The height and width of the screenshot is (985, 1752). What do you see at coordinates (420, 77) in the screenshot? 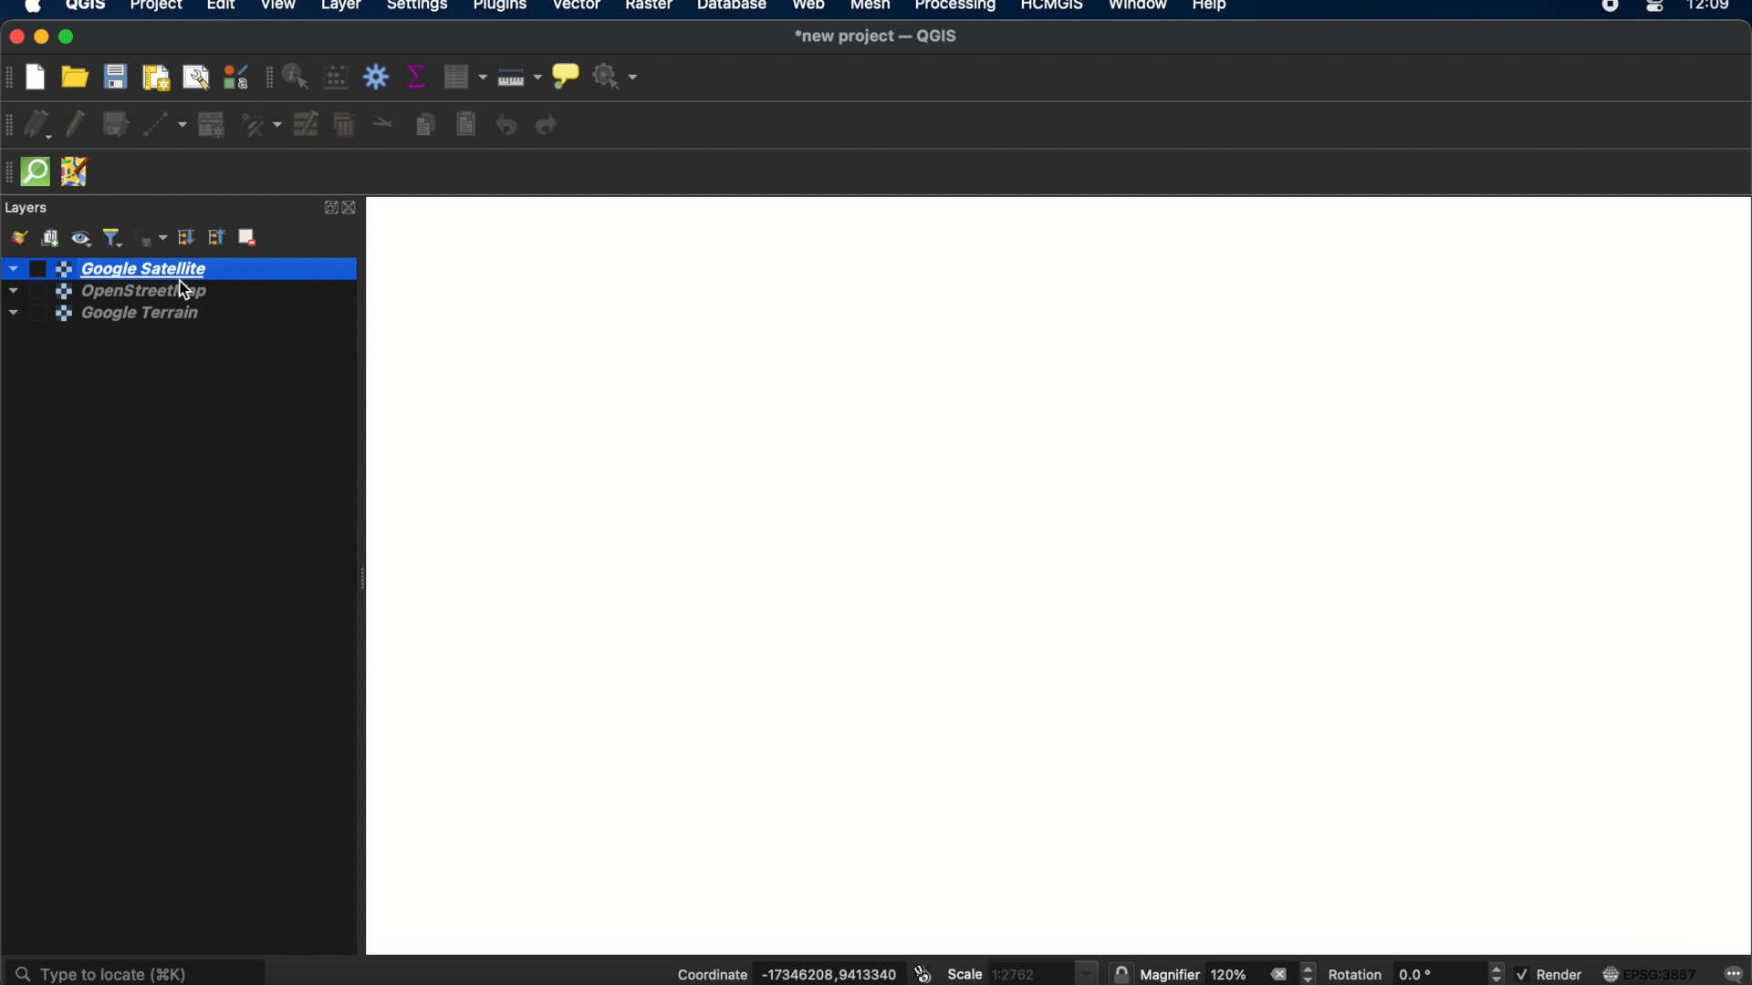
I see `show summary statistics` at bounding box center [420, 77].